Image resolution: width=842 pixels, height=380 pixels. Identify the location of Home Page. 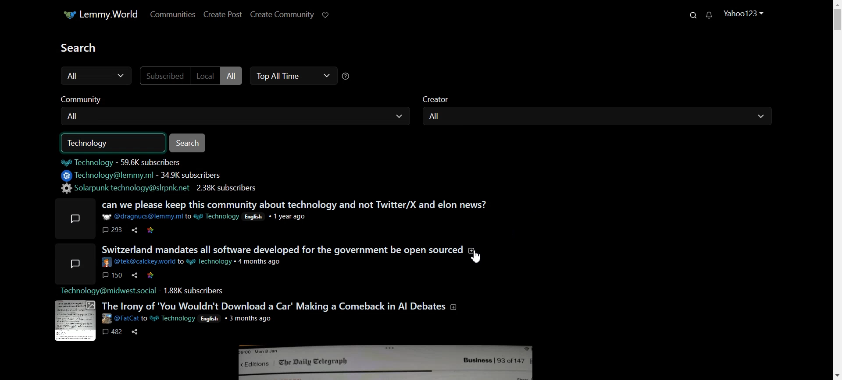
(103, 15).